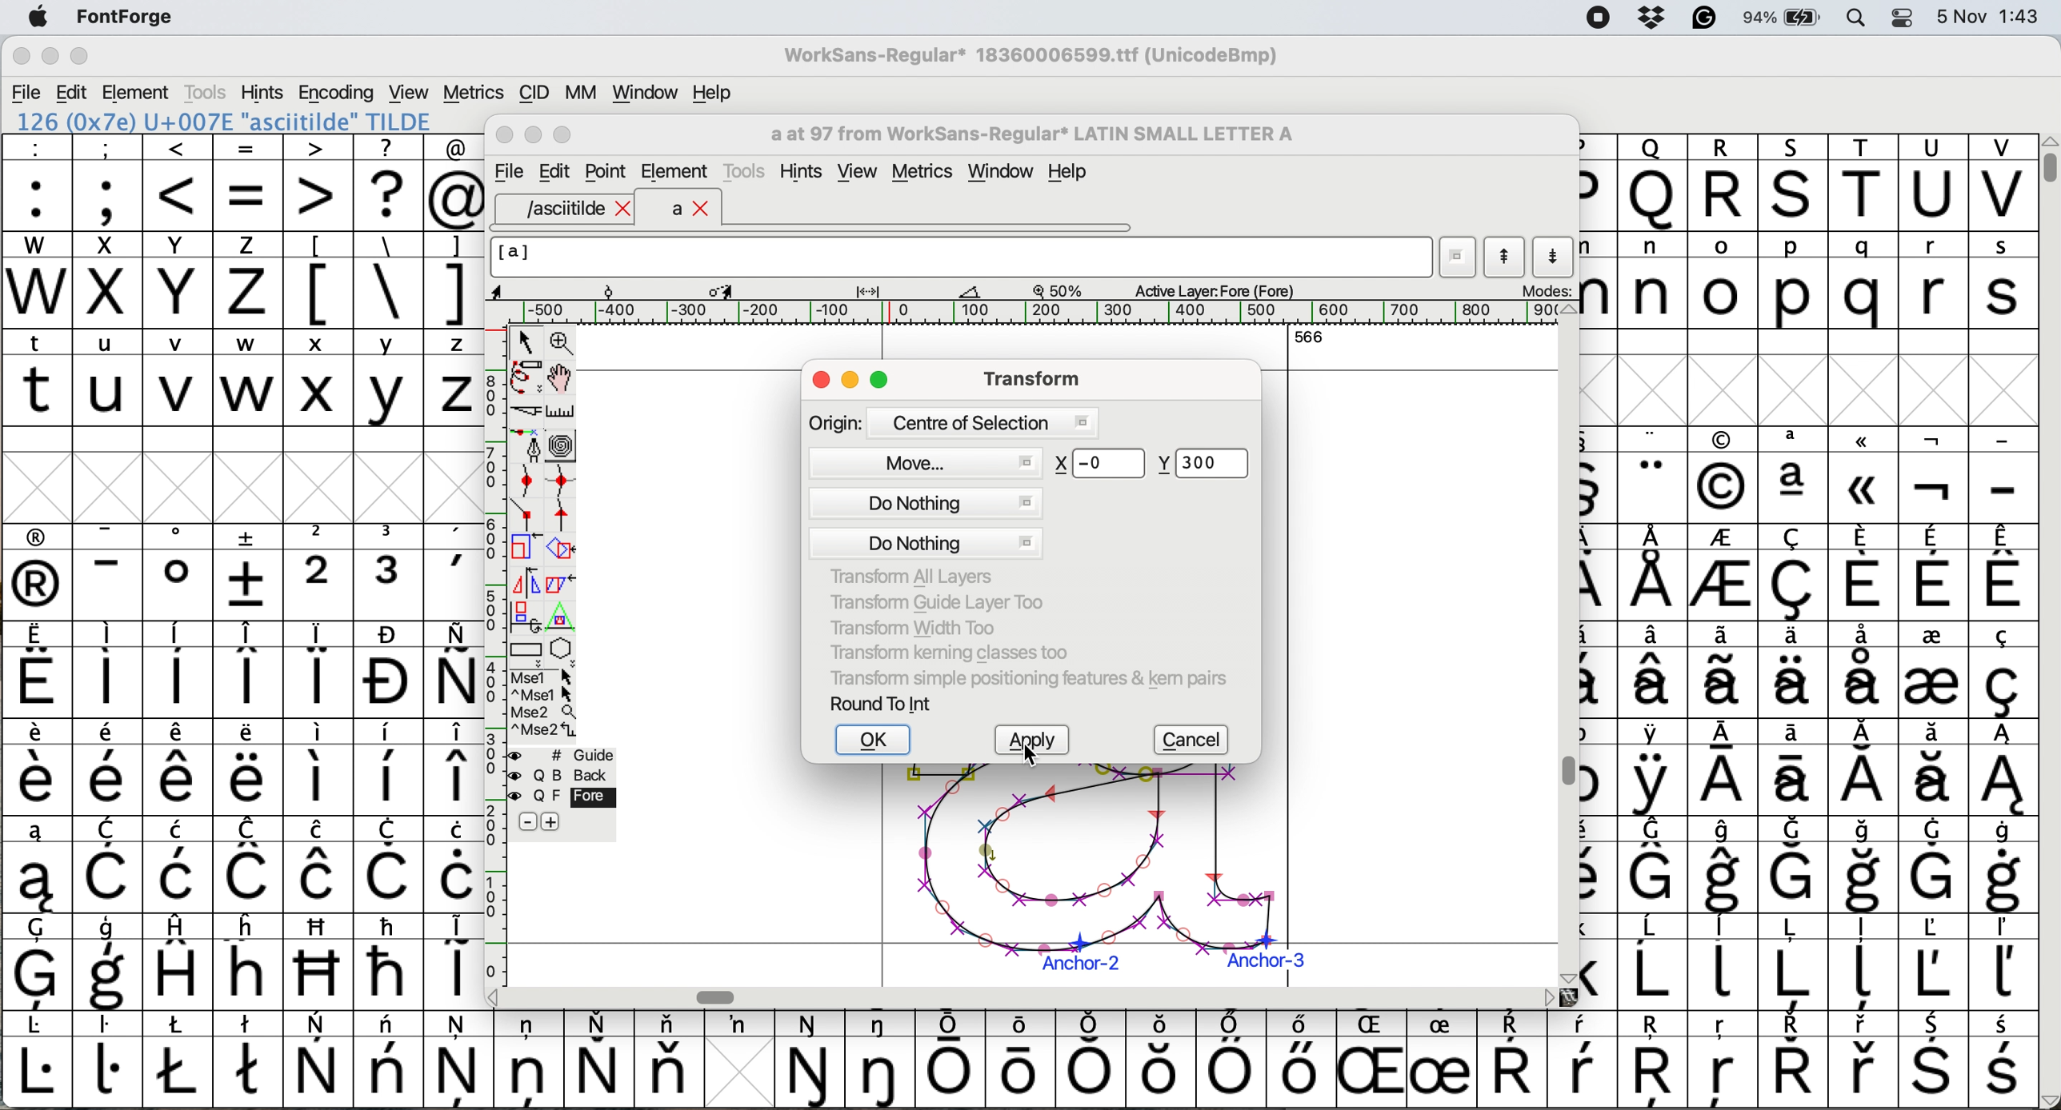 The image size is (2061, 1110). What do you see at coordinates (529, 1057) in the screenshot?
I see `symbol` at bounding box center [529, 1057].